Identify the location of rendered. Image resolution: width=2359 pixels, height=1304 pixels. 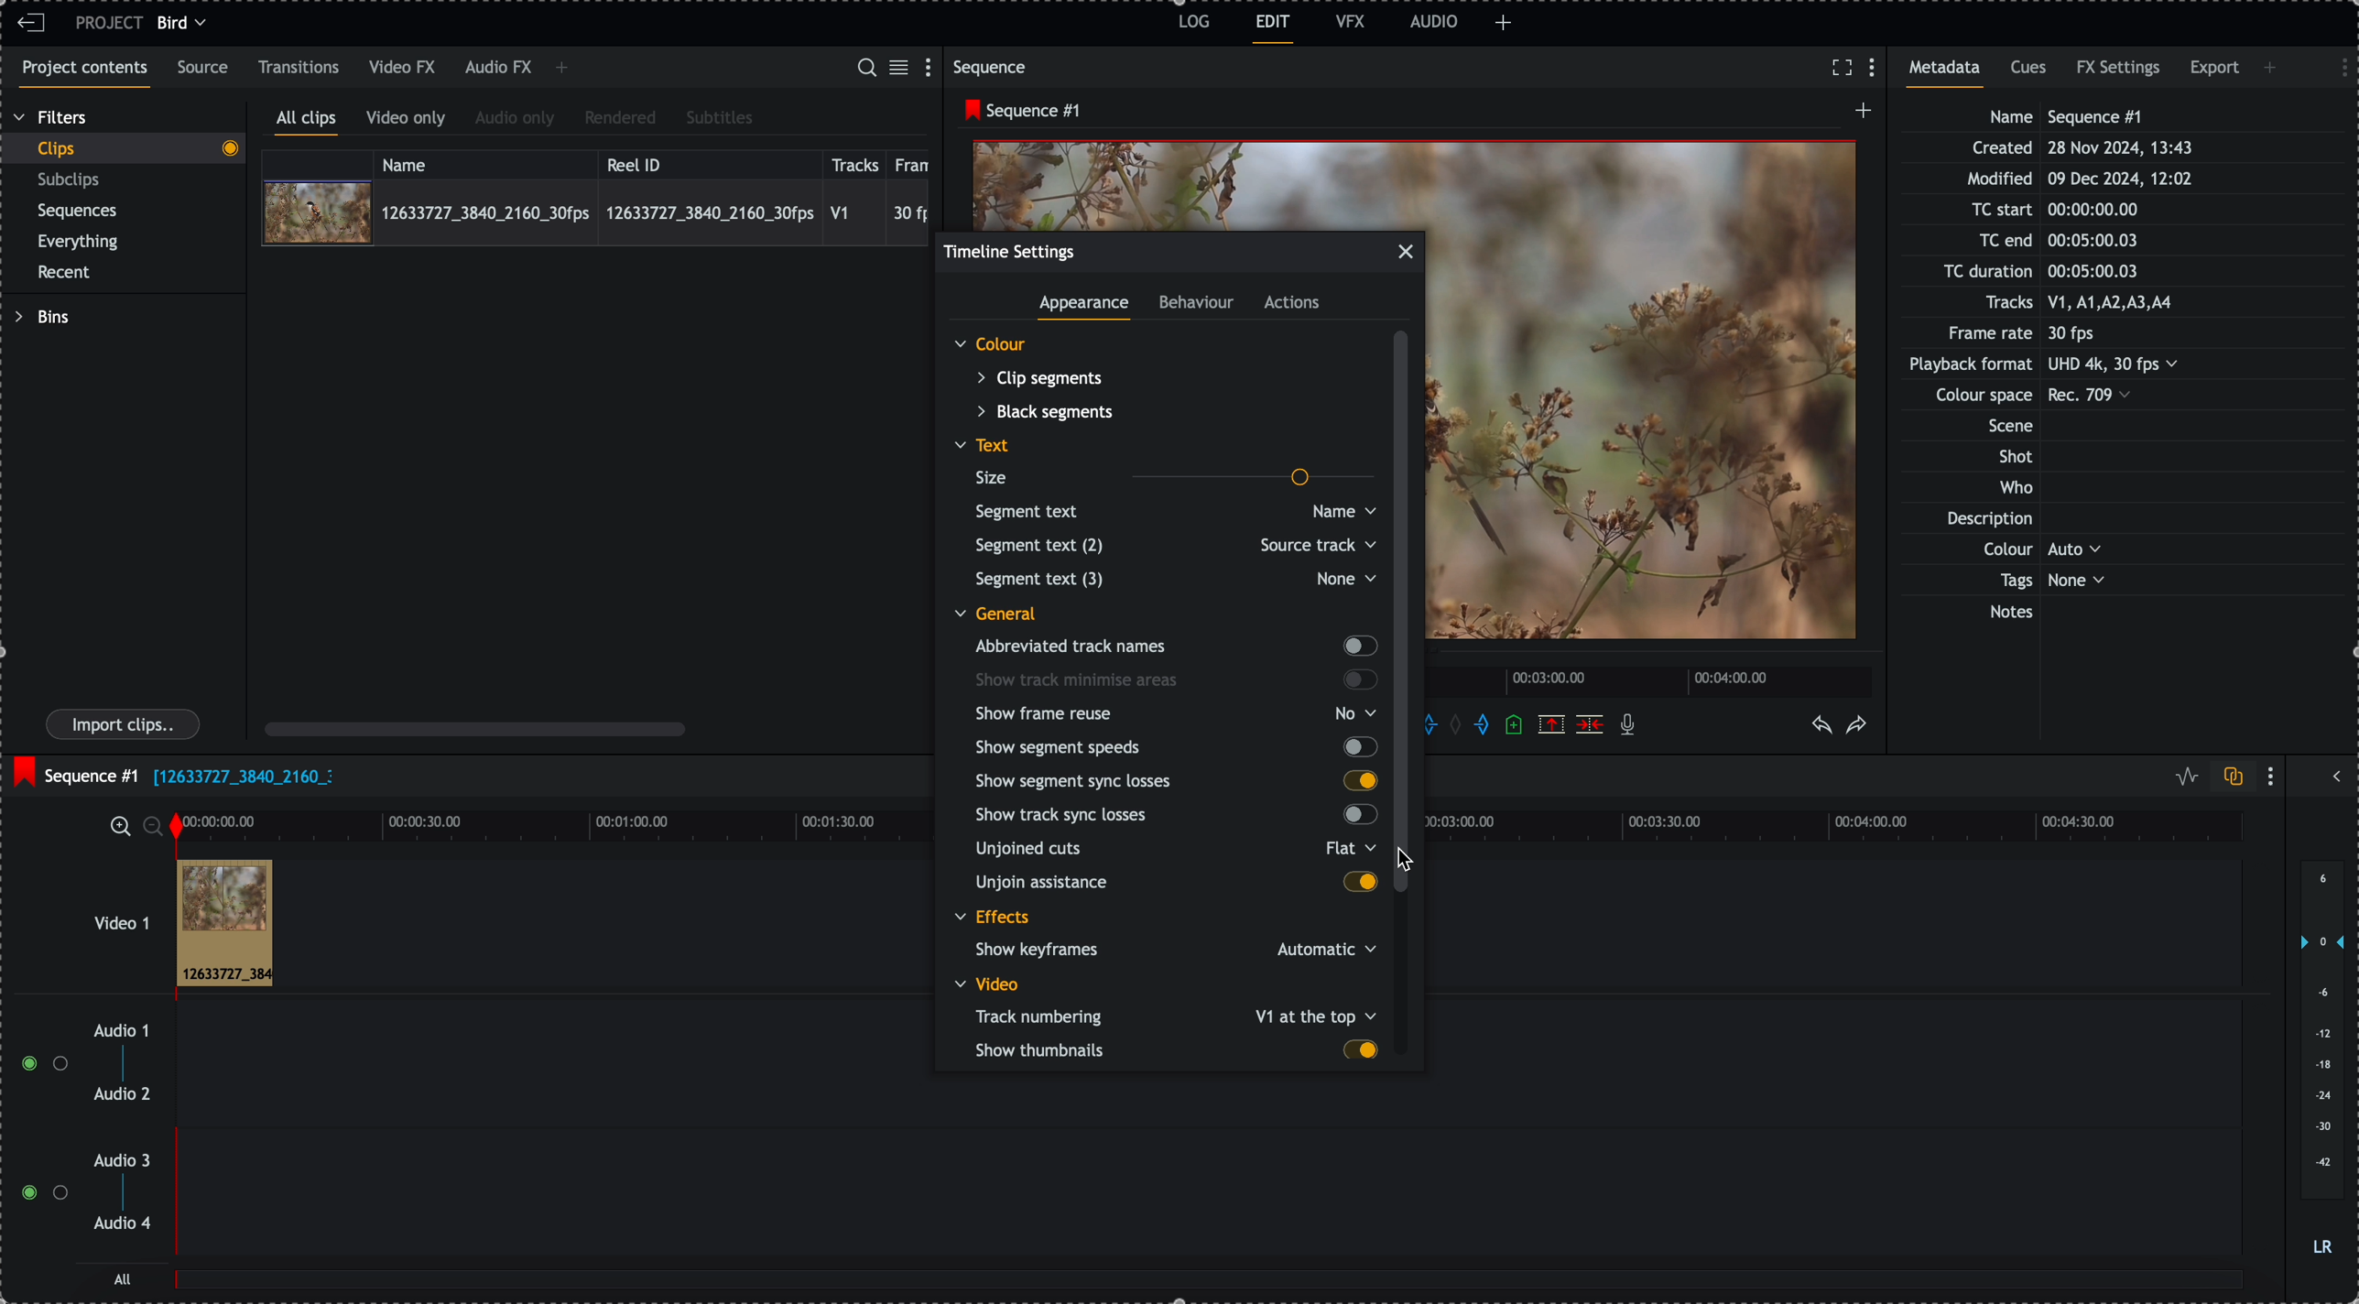
(620, 119).